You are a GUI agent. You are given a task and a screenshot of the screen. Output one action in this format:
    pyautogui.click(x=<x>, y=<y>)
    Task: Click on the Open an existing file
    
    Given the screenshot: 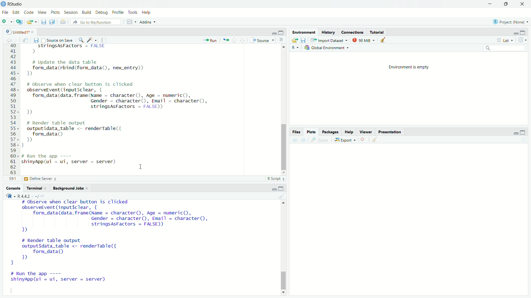 What is the action you would take?
    pyautogui.click(x=32, y=22)
    